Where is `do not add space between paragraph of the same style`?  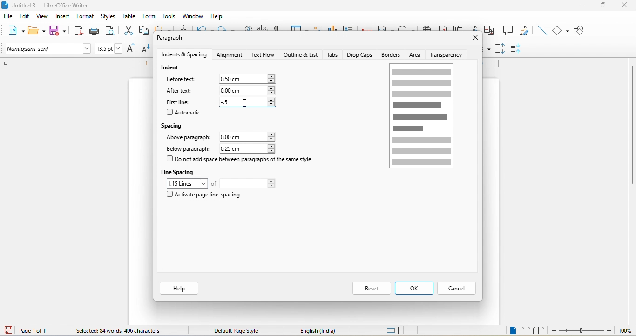
do not add space between paragraph of the same style is located at coordinates (246, 160).